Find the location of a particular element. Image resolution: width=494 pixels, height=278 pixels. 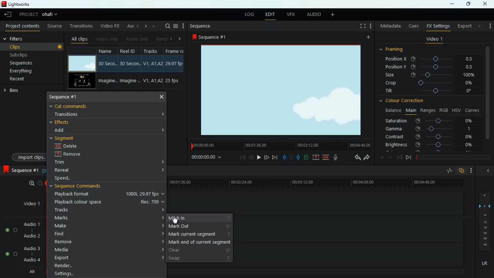

add is located at coordinates (66, 131).